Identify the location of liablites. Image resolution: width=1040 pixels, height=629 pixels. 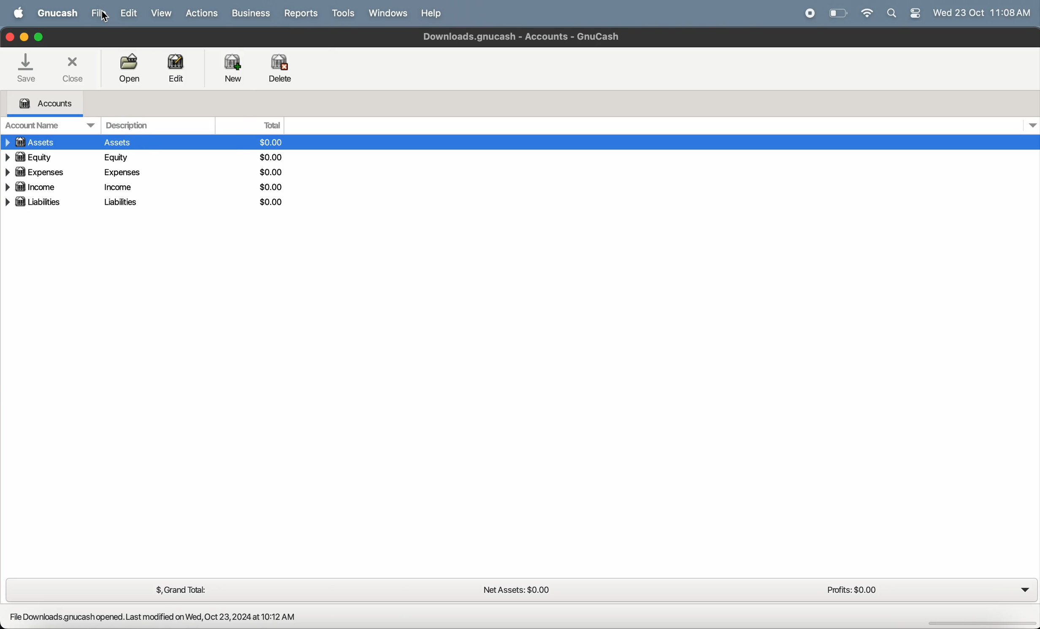
(125, 204).